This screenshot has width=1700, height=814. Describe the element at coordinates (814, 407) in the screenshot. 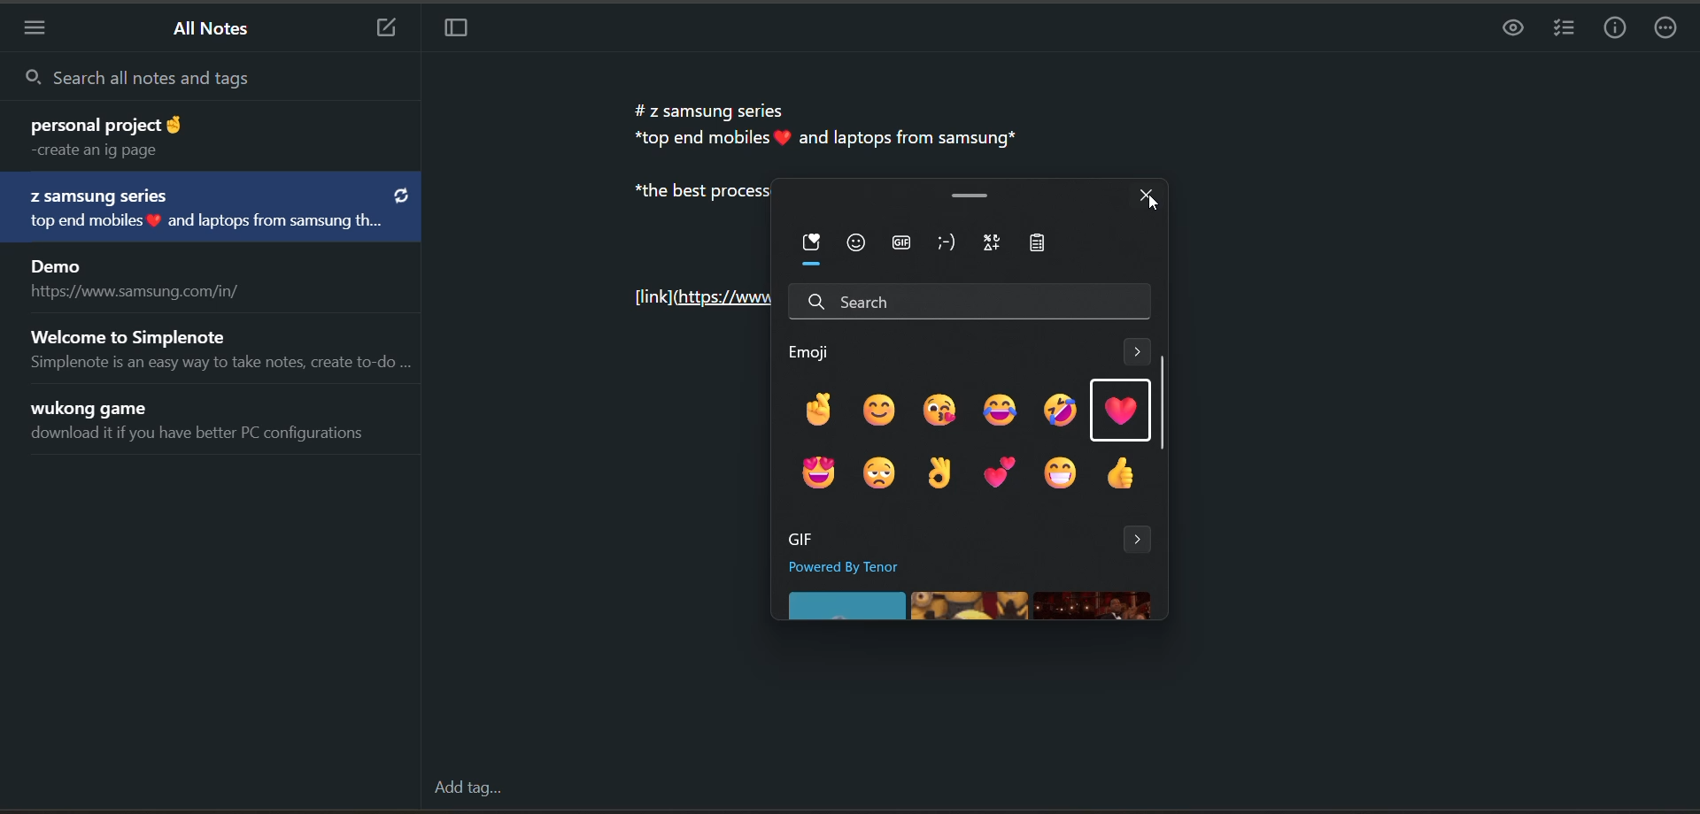

I see `emoji 1` at that location.